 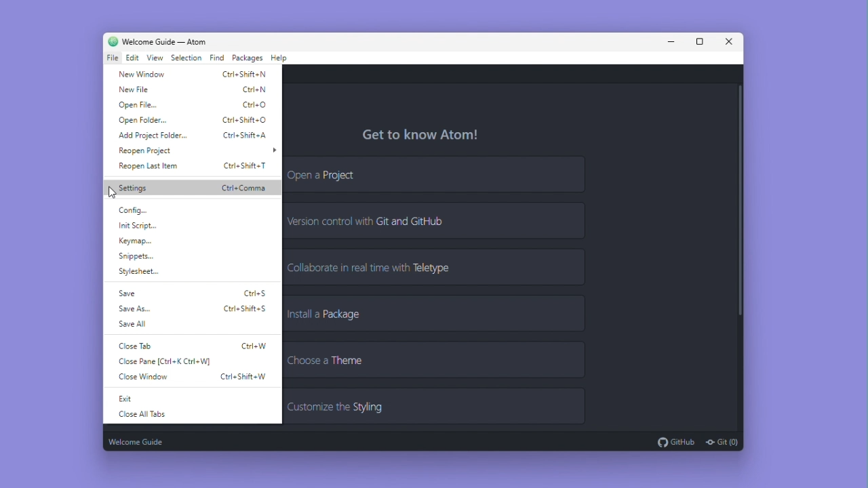 I want to click on Keymap, so click(x=137, y=241).